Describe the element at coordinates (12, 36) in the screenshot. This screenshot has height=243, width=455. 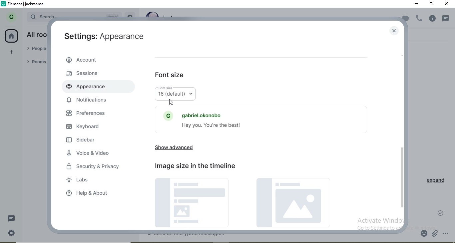
I see `home` at that location.